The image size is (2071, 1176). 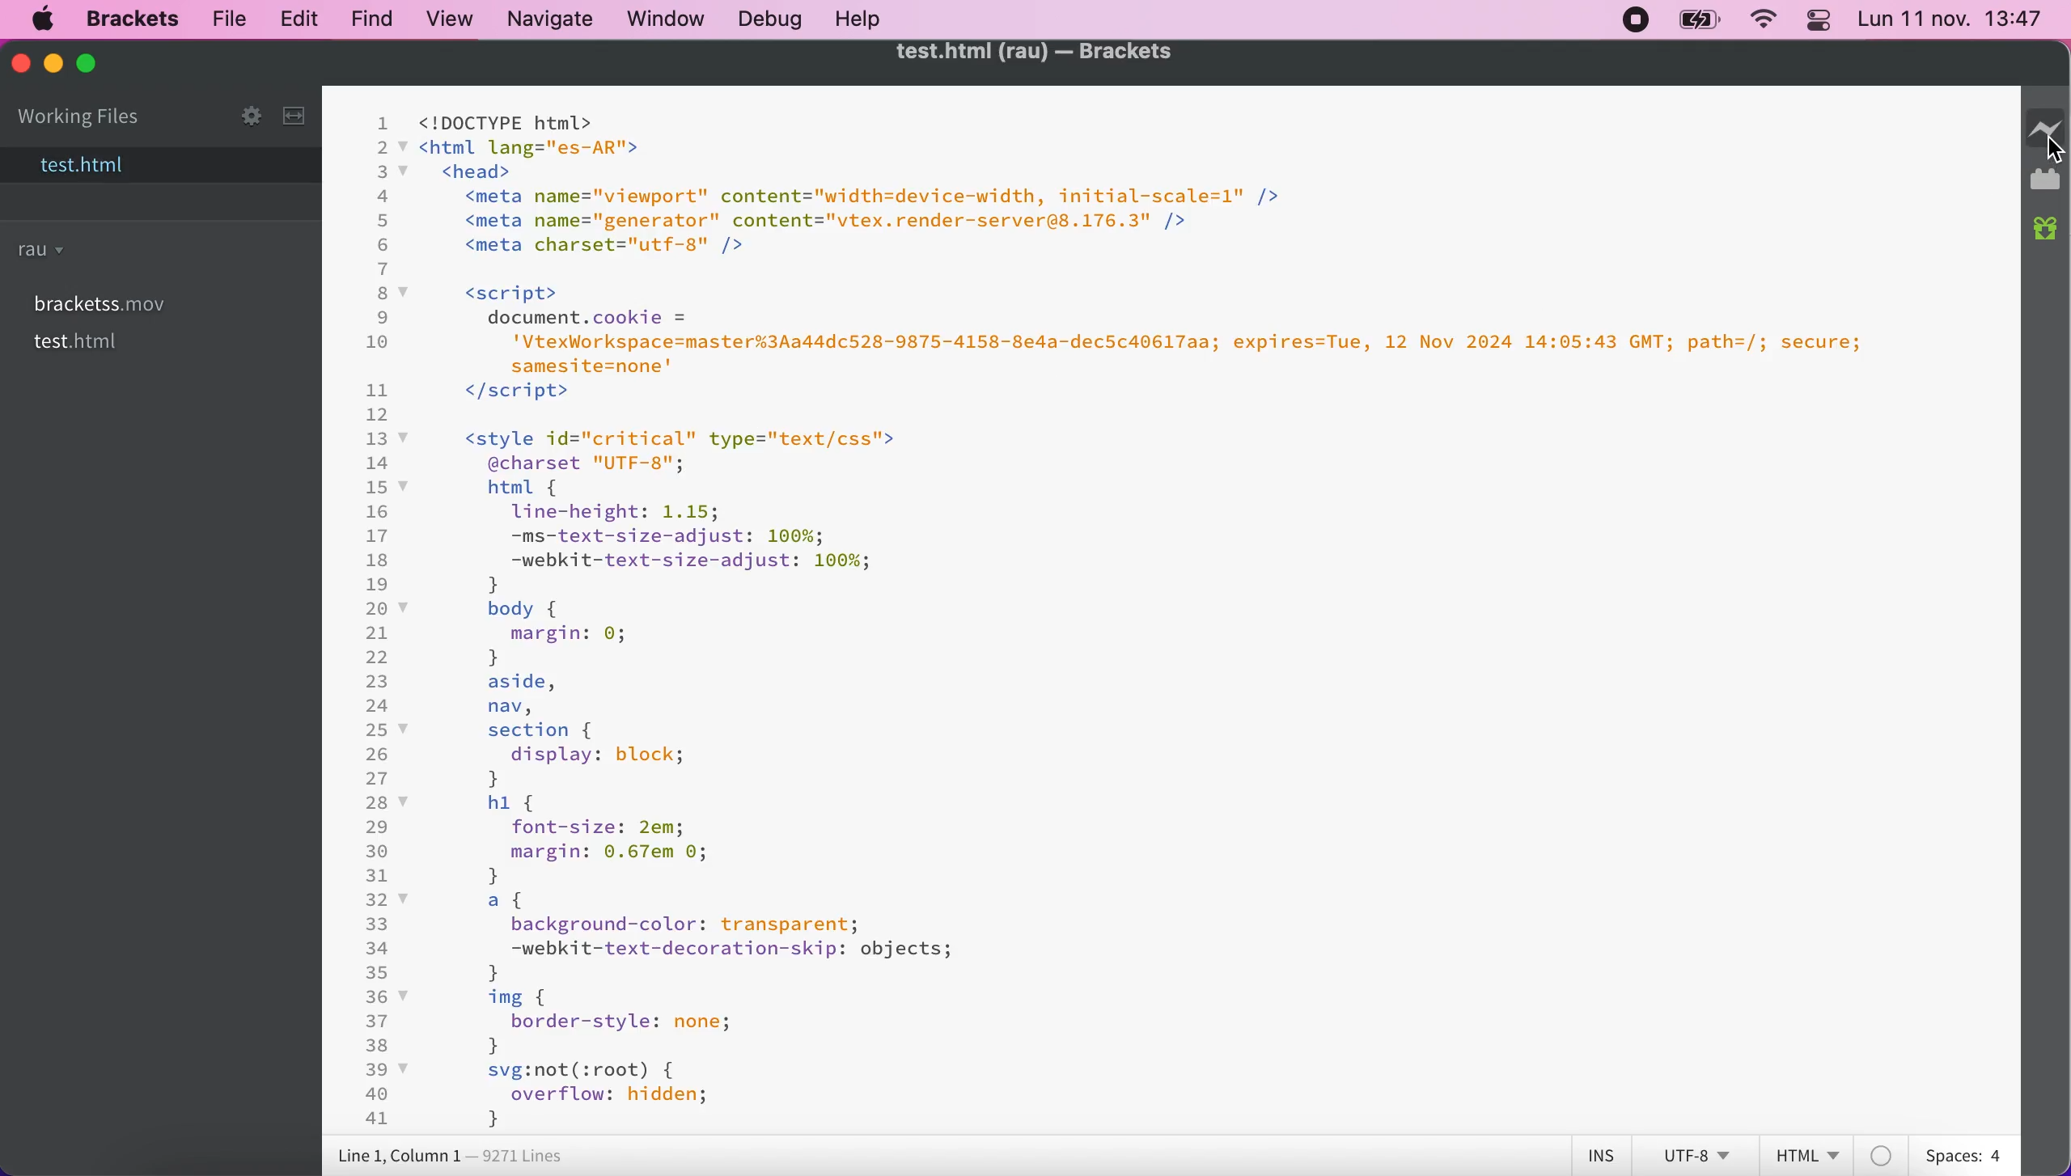 What do you see at coordinates (1970, 1155) in the screenshot?
I see `spaces` at bounding box center [1970, 1155].